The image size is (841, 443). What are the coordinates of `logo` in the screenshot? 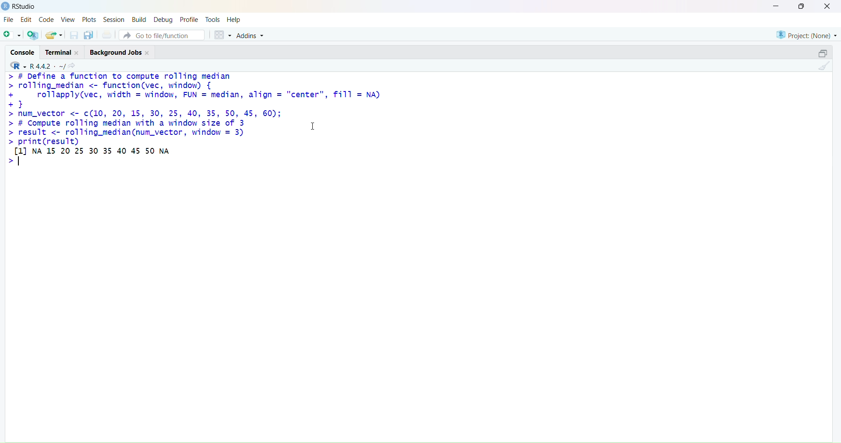 It's located at (6, 6).